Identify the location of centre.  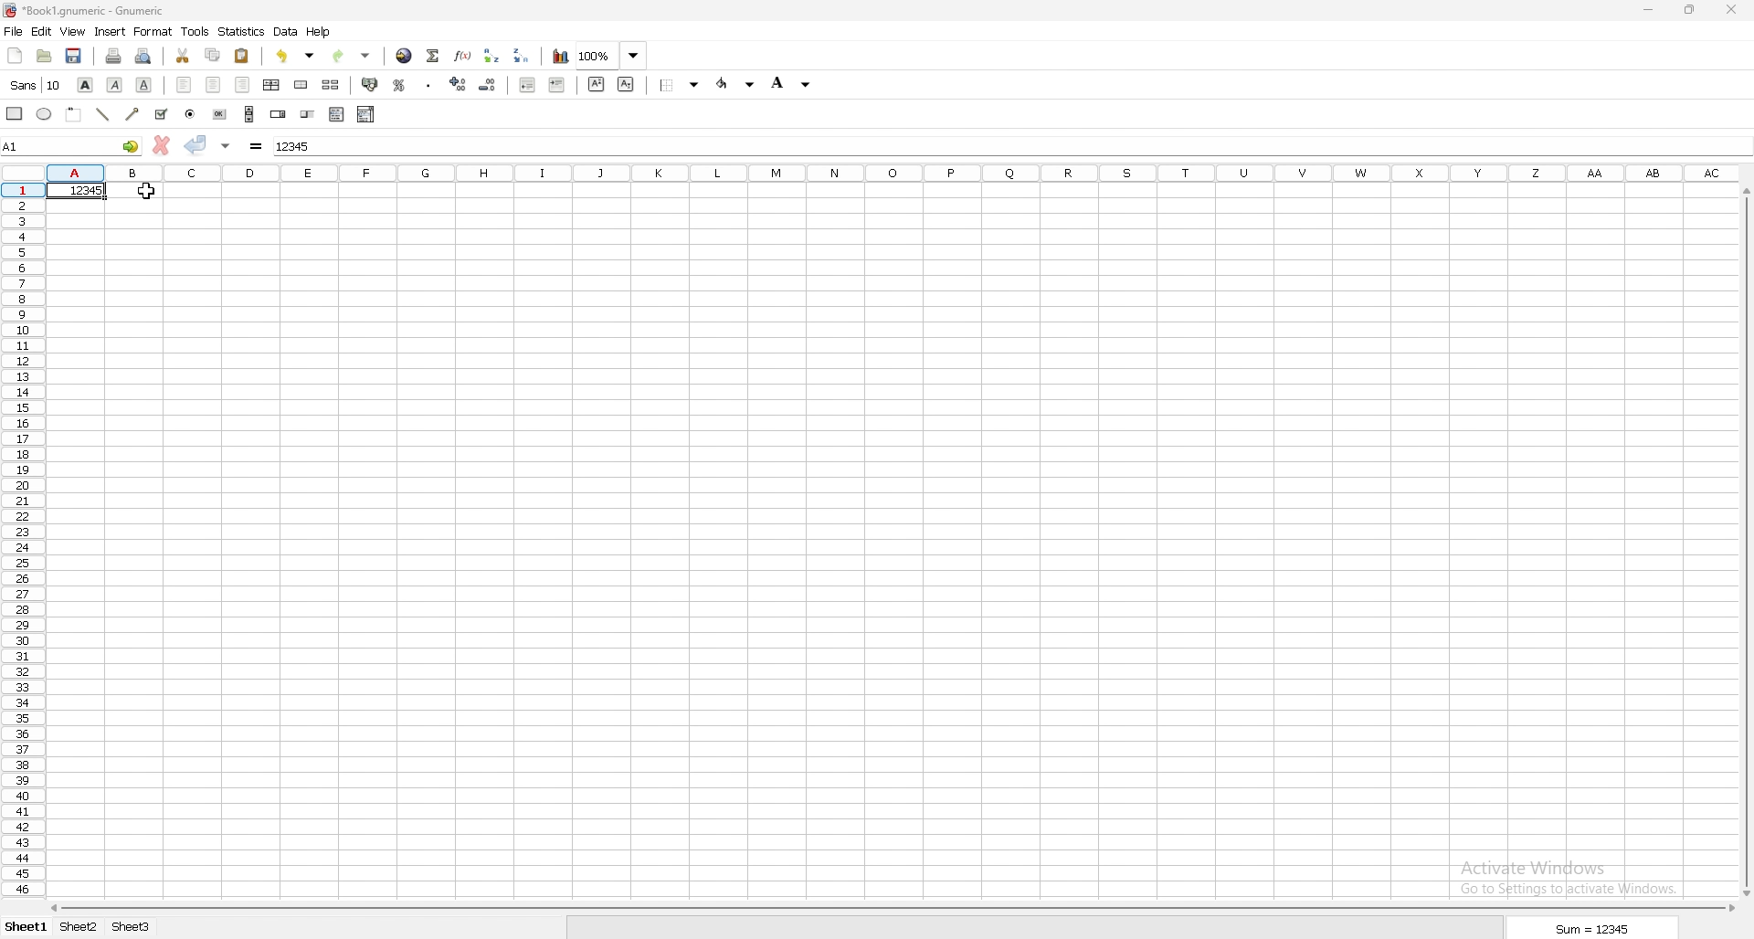
(216, 85).